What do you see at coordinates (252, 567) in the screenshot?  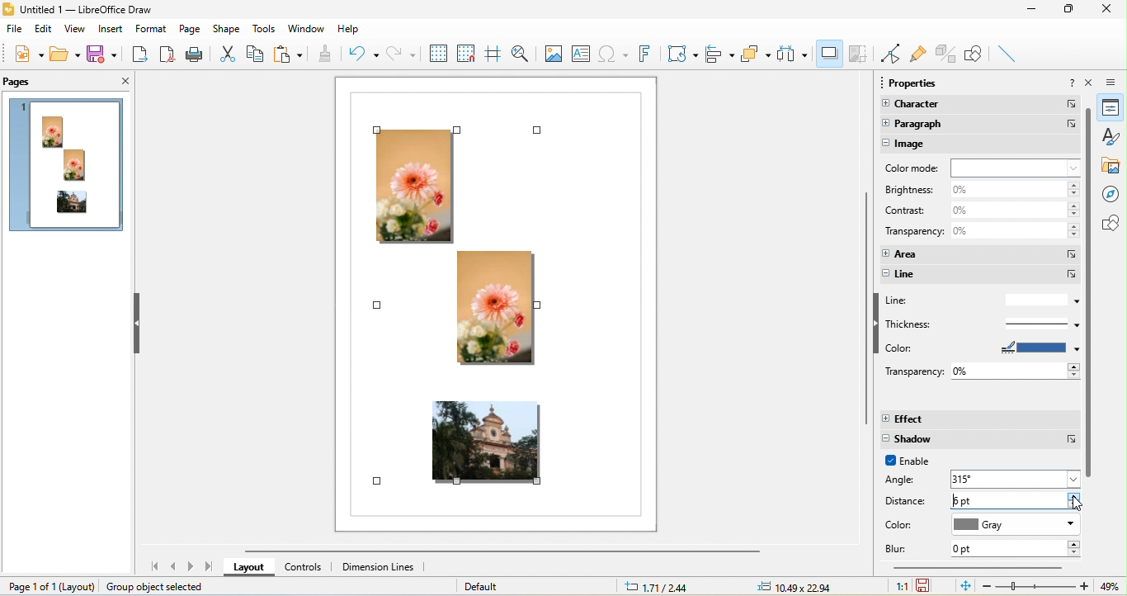 I see `layout` at bounding box center [252, 567].